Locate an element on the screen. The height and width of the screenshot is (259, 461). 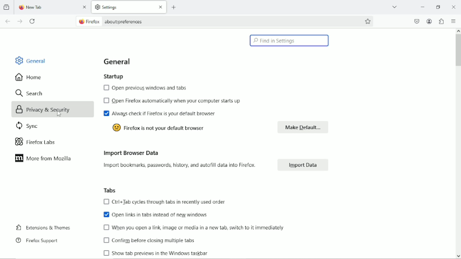
go forward is located at coordinates (20, 22).